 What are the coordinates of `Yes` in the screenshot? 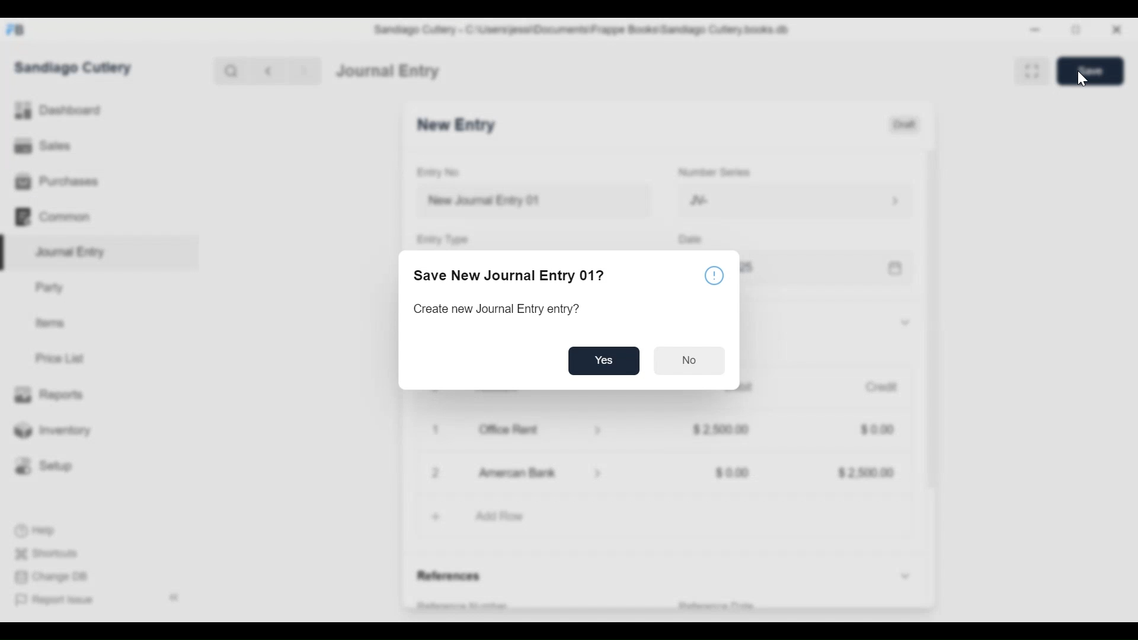 It's located at (603, 361).